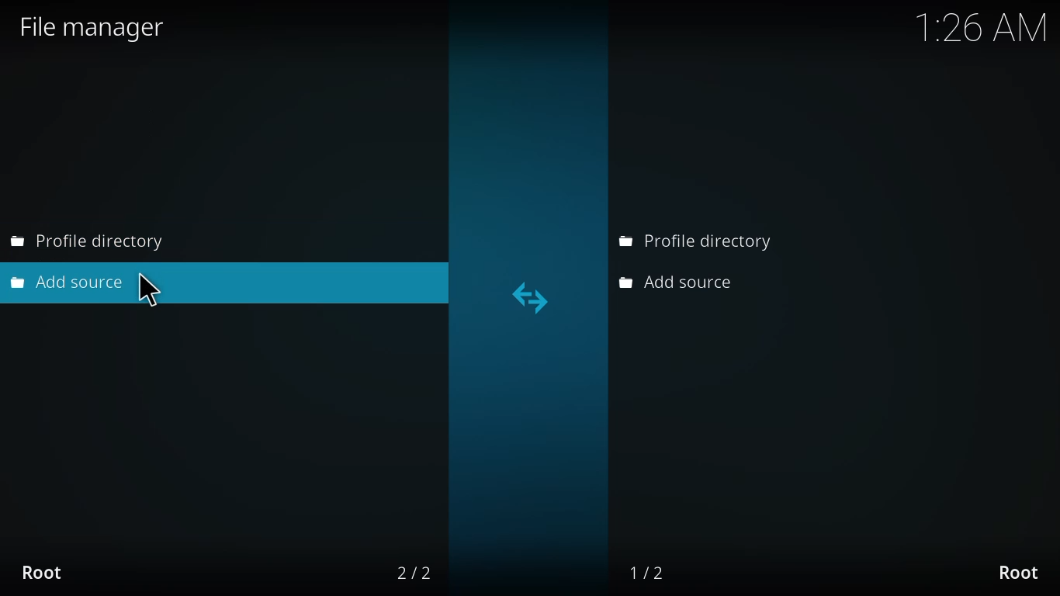 This screenshot has height=596, width=1060. What do you see at coordinates (43, 573) in the screenshot?
I see `root` at bounding box center [43, 573].